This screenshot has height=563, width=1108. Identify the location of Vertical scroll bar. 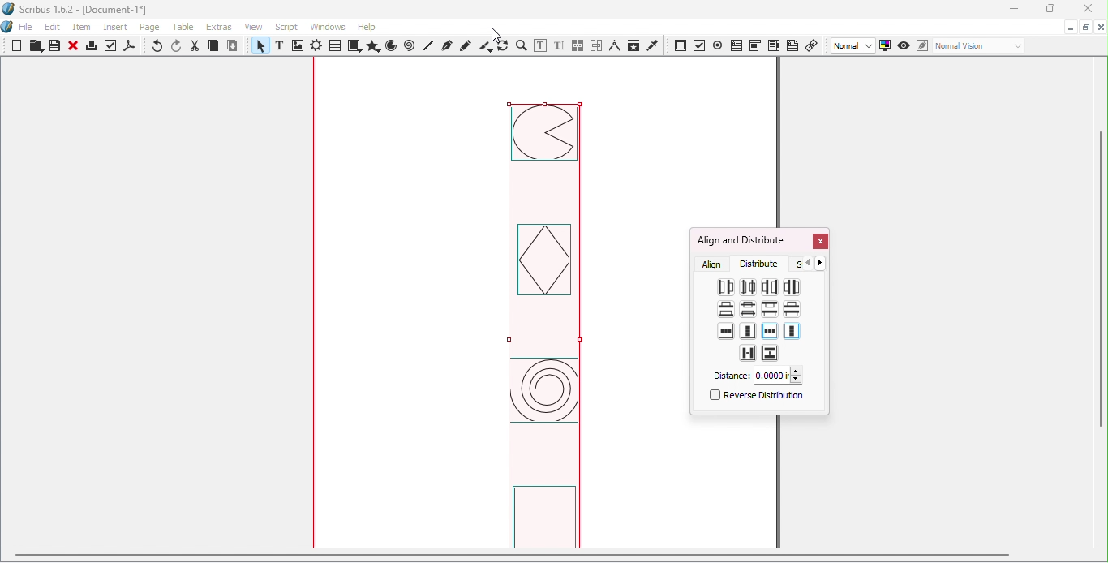
(1102, 304).